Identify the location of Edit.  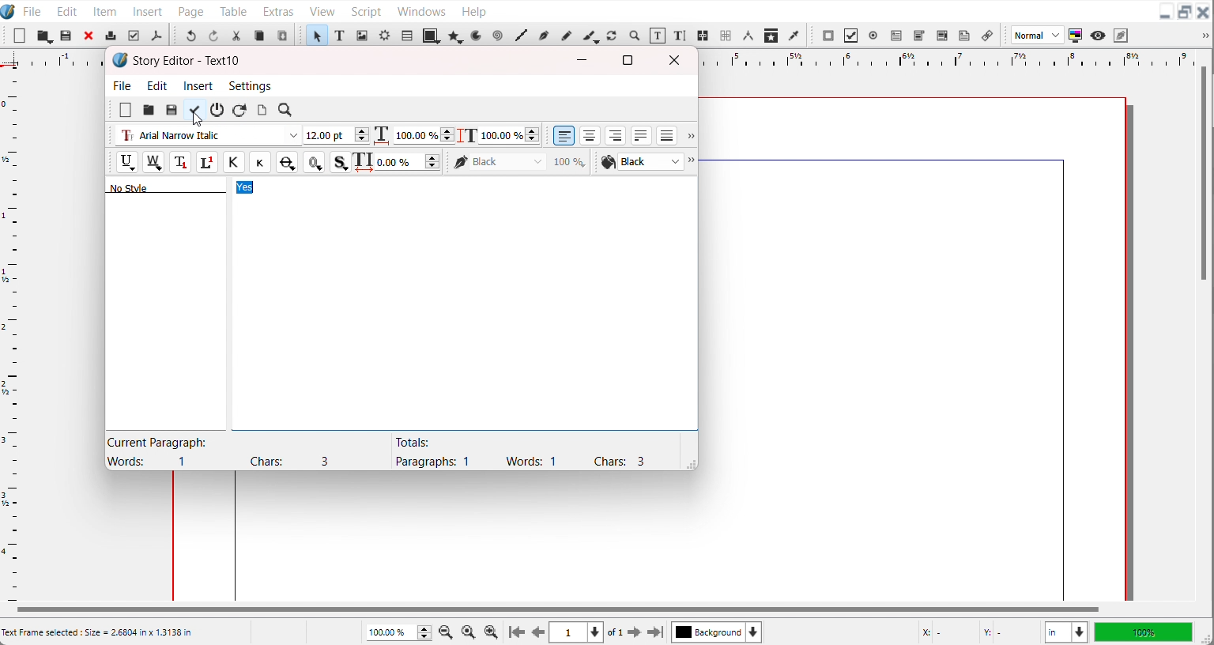
(158, 85).